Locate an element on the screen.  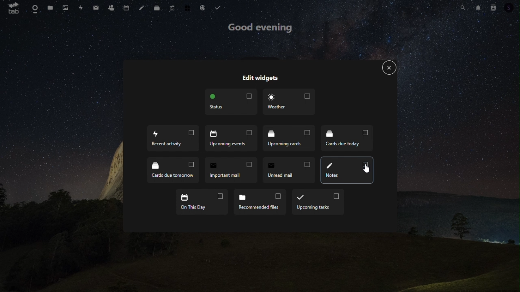
Close  is located at coordinates (389, 69).